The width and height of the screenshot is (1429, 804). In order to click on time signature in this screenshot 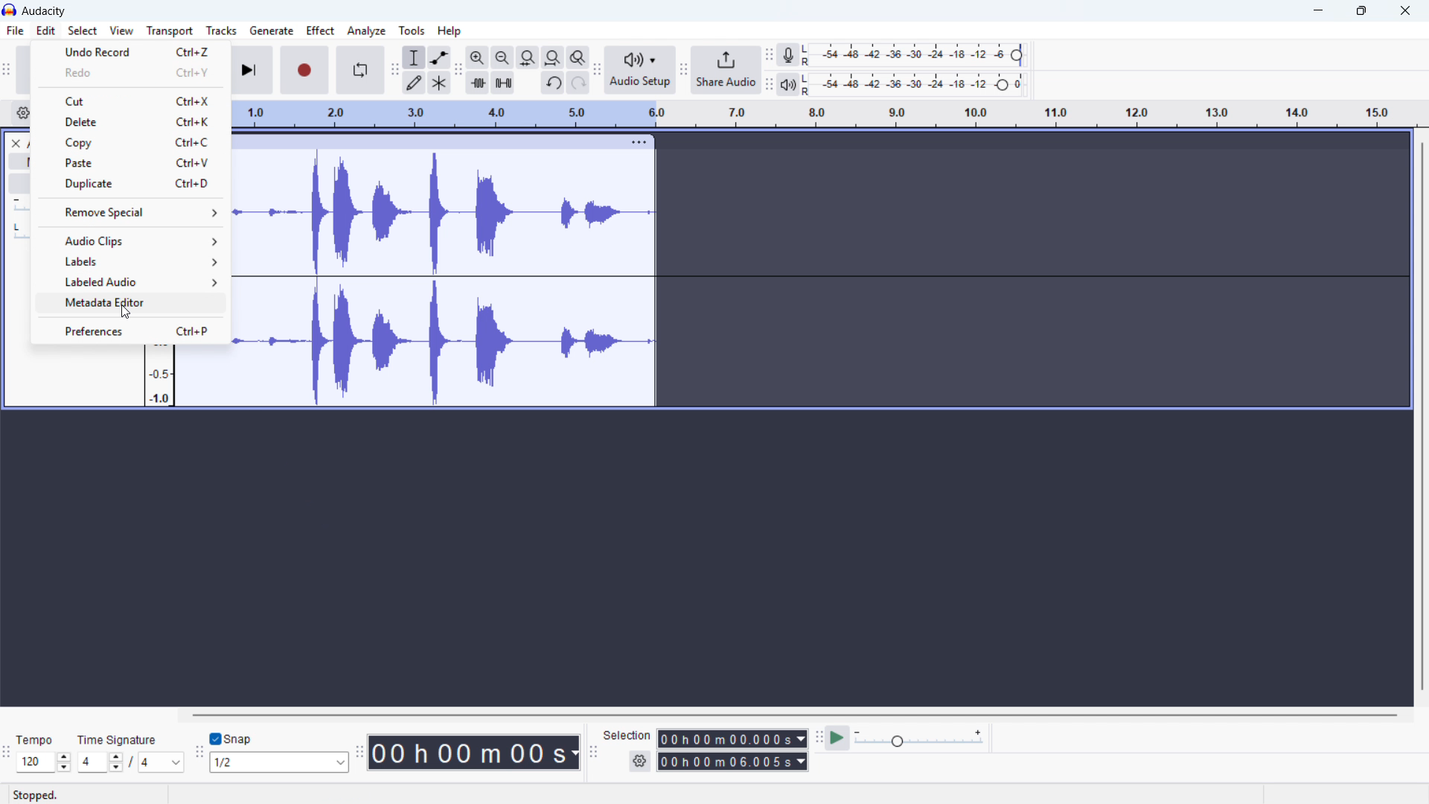, I will do `click(116, 739)`.